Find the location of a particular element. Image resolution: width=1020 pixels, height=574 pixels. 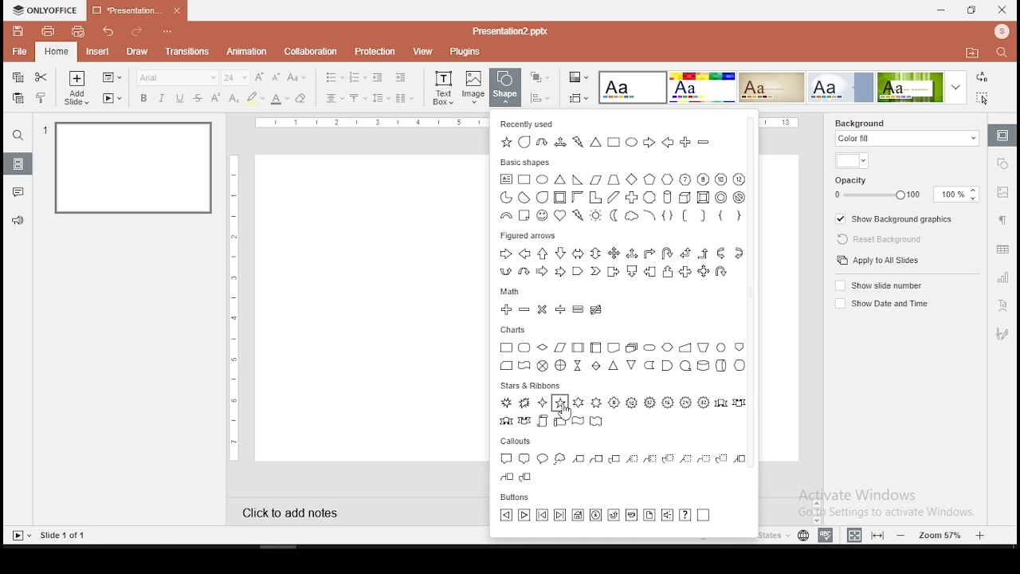

zoom out is located at coordinates (904, 535).